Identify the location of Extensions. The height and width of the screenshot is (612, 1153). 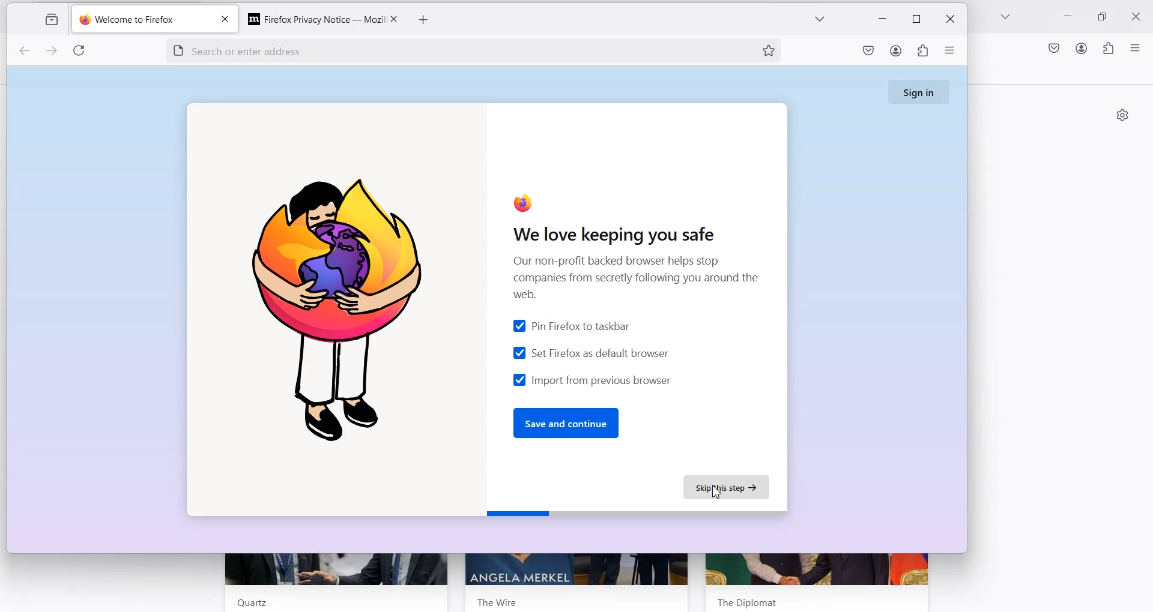
(1108, 49).